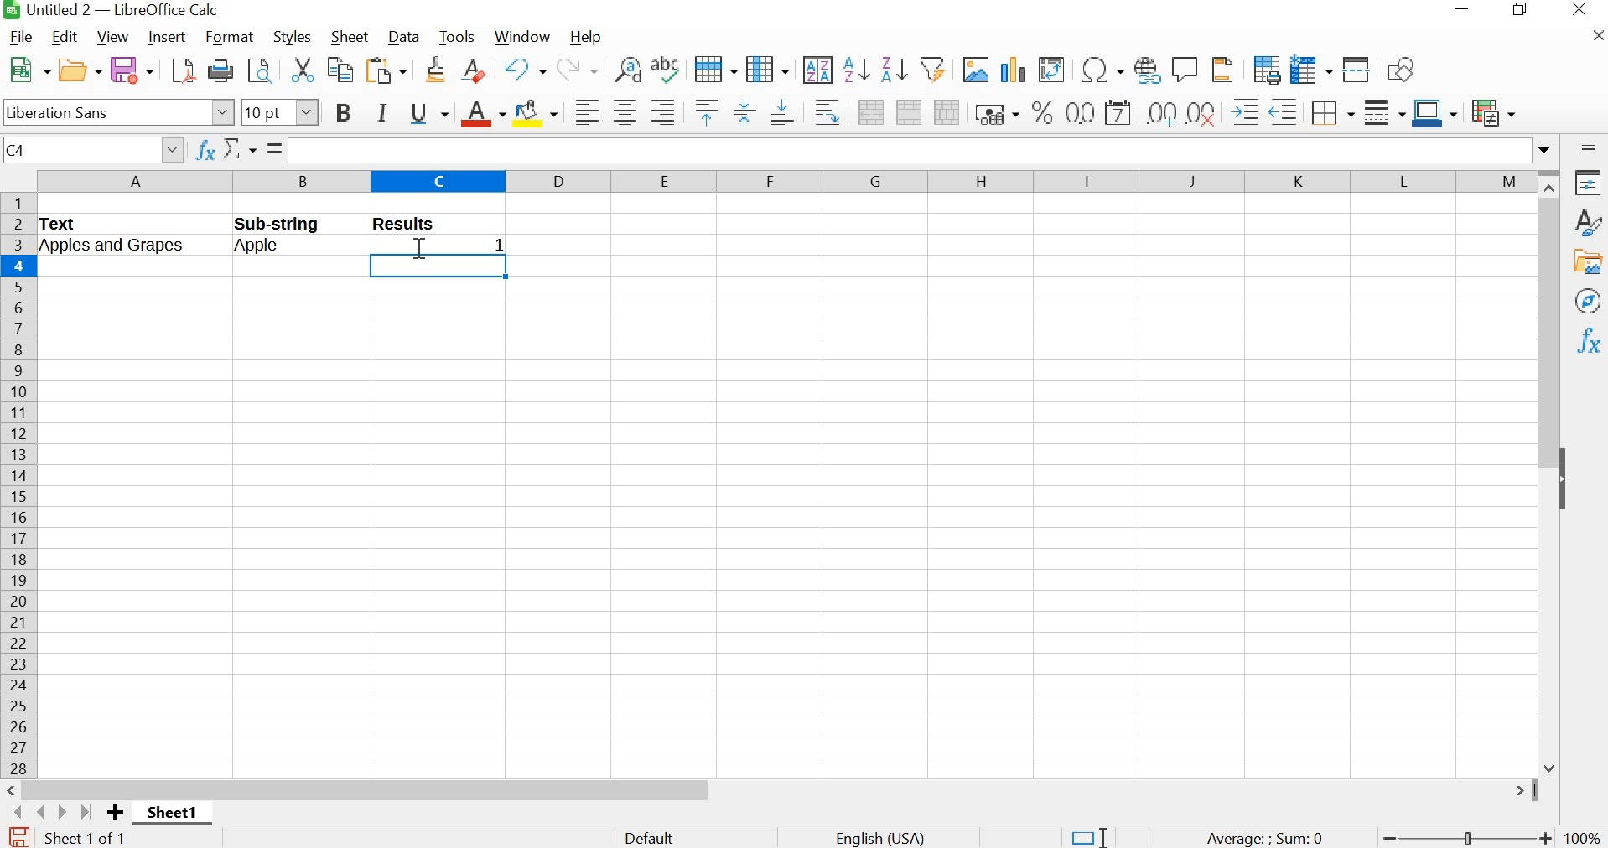  I want to click on Apples and grapes, so click(127, 247).